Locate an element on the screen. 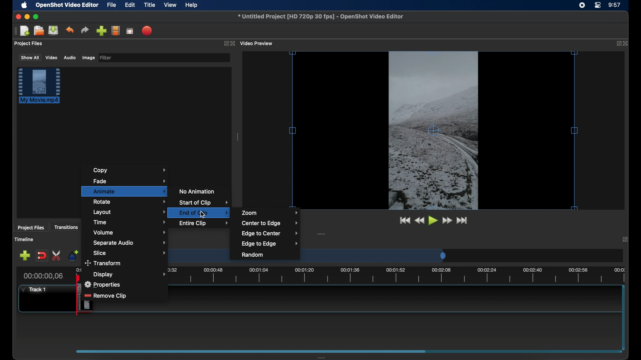 This screenshot has width=641, height=360. file is located at coordinates (112, 5).